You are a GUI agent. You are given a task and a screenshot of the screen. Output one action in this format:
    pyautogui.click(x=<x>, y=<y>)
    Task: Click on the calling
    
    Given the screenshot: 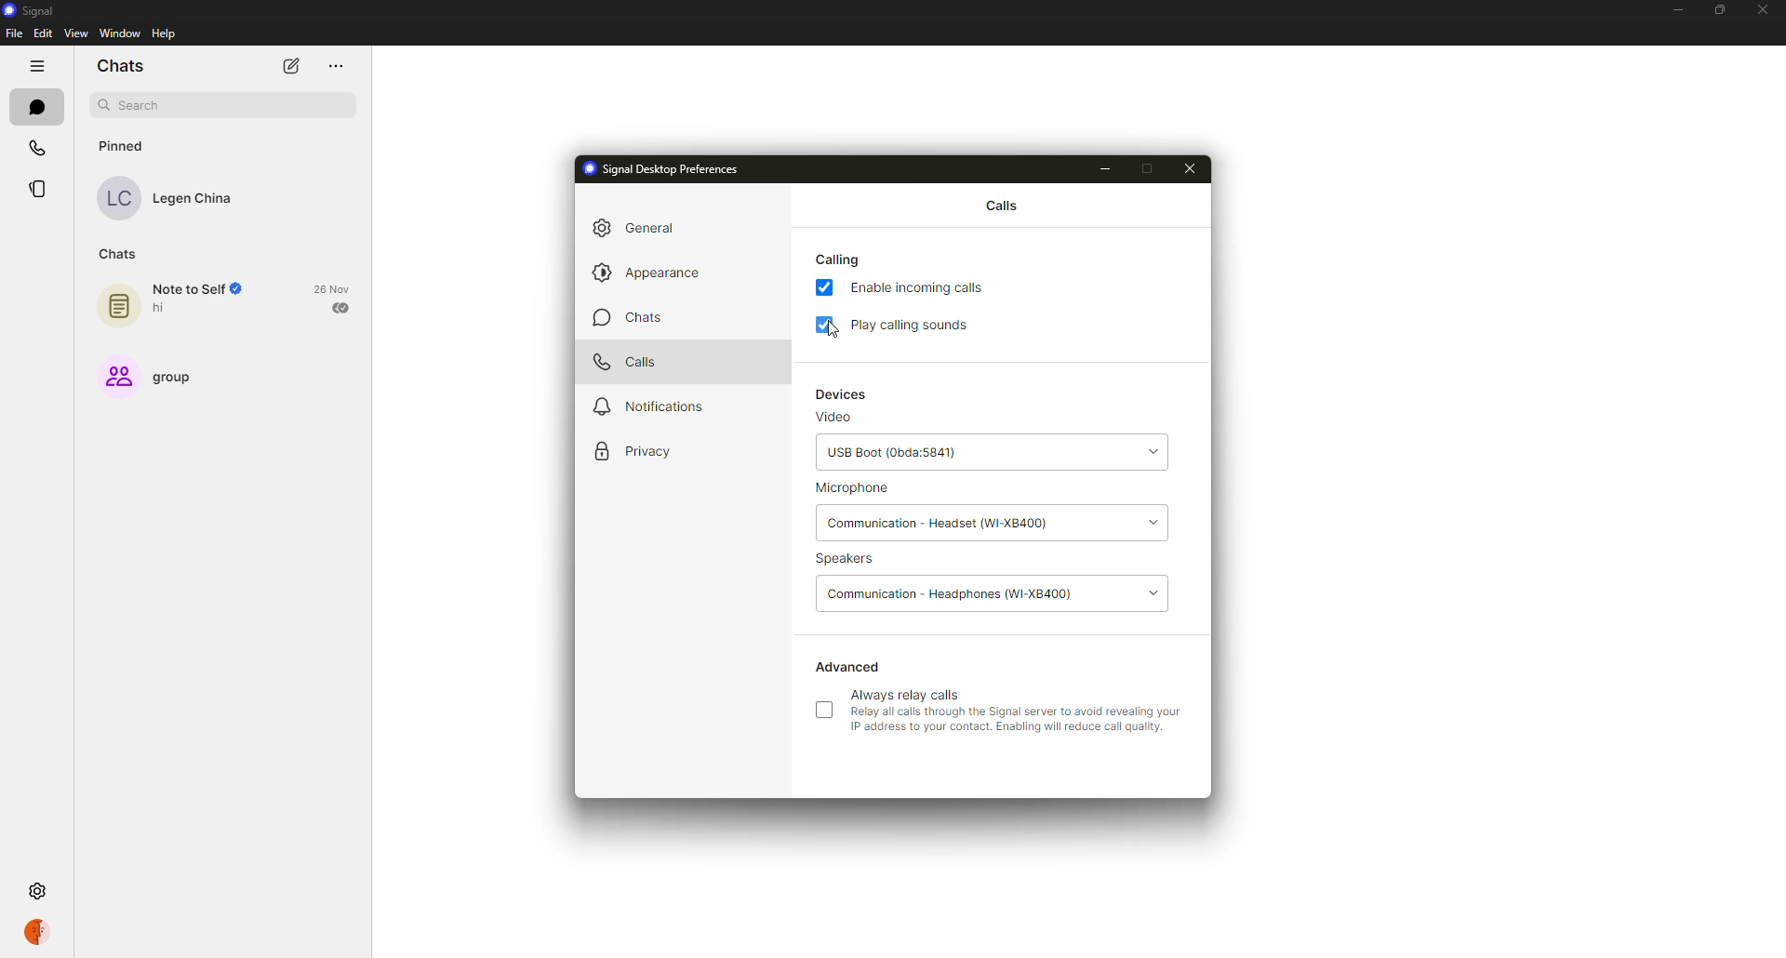 What is the action you would take?
    pyautogui.click(x=838, y=260)
    